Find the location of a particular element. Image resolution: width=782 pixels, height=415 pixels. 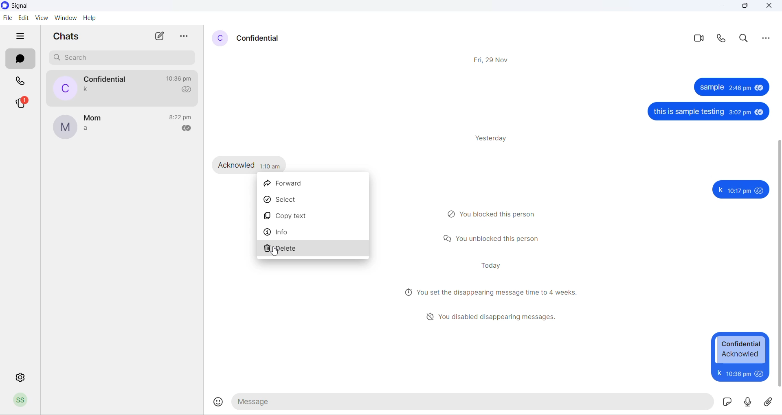

today  is located at coordinates (493, 266).